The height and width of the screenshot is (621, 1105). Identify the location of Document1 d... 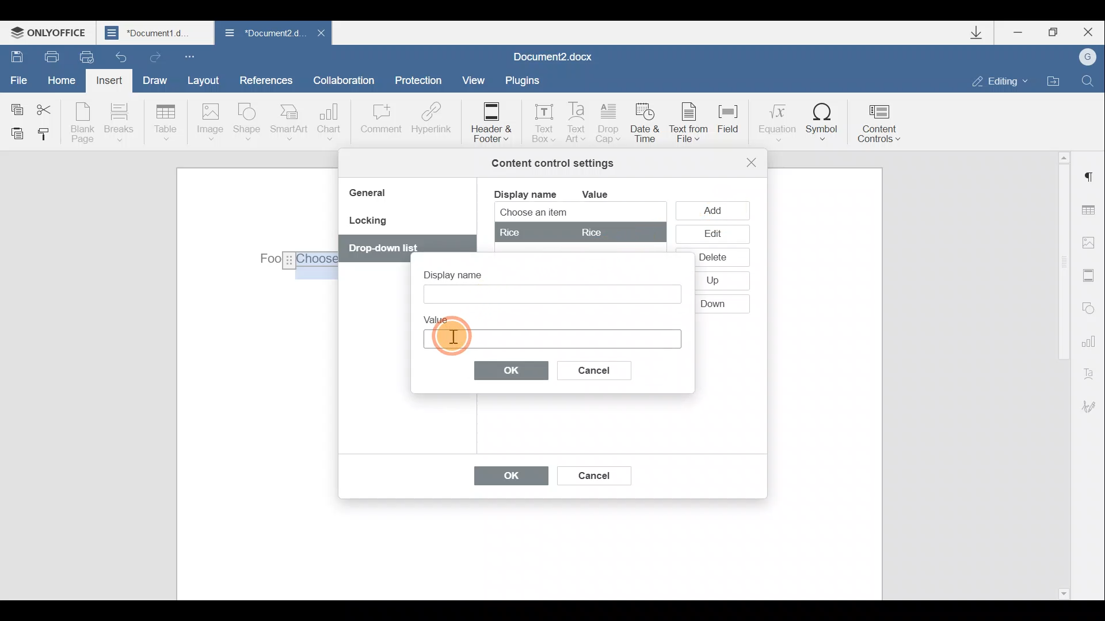
(157, 32).